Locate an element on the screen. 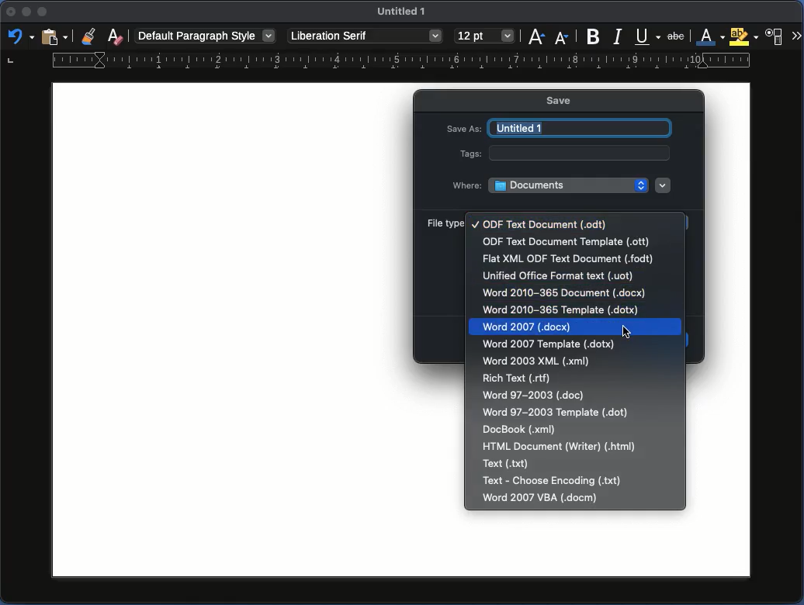 This screenshot has height=605, width=804. Page is located at coordinates (220, 327).